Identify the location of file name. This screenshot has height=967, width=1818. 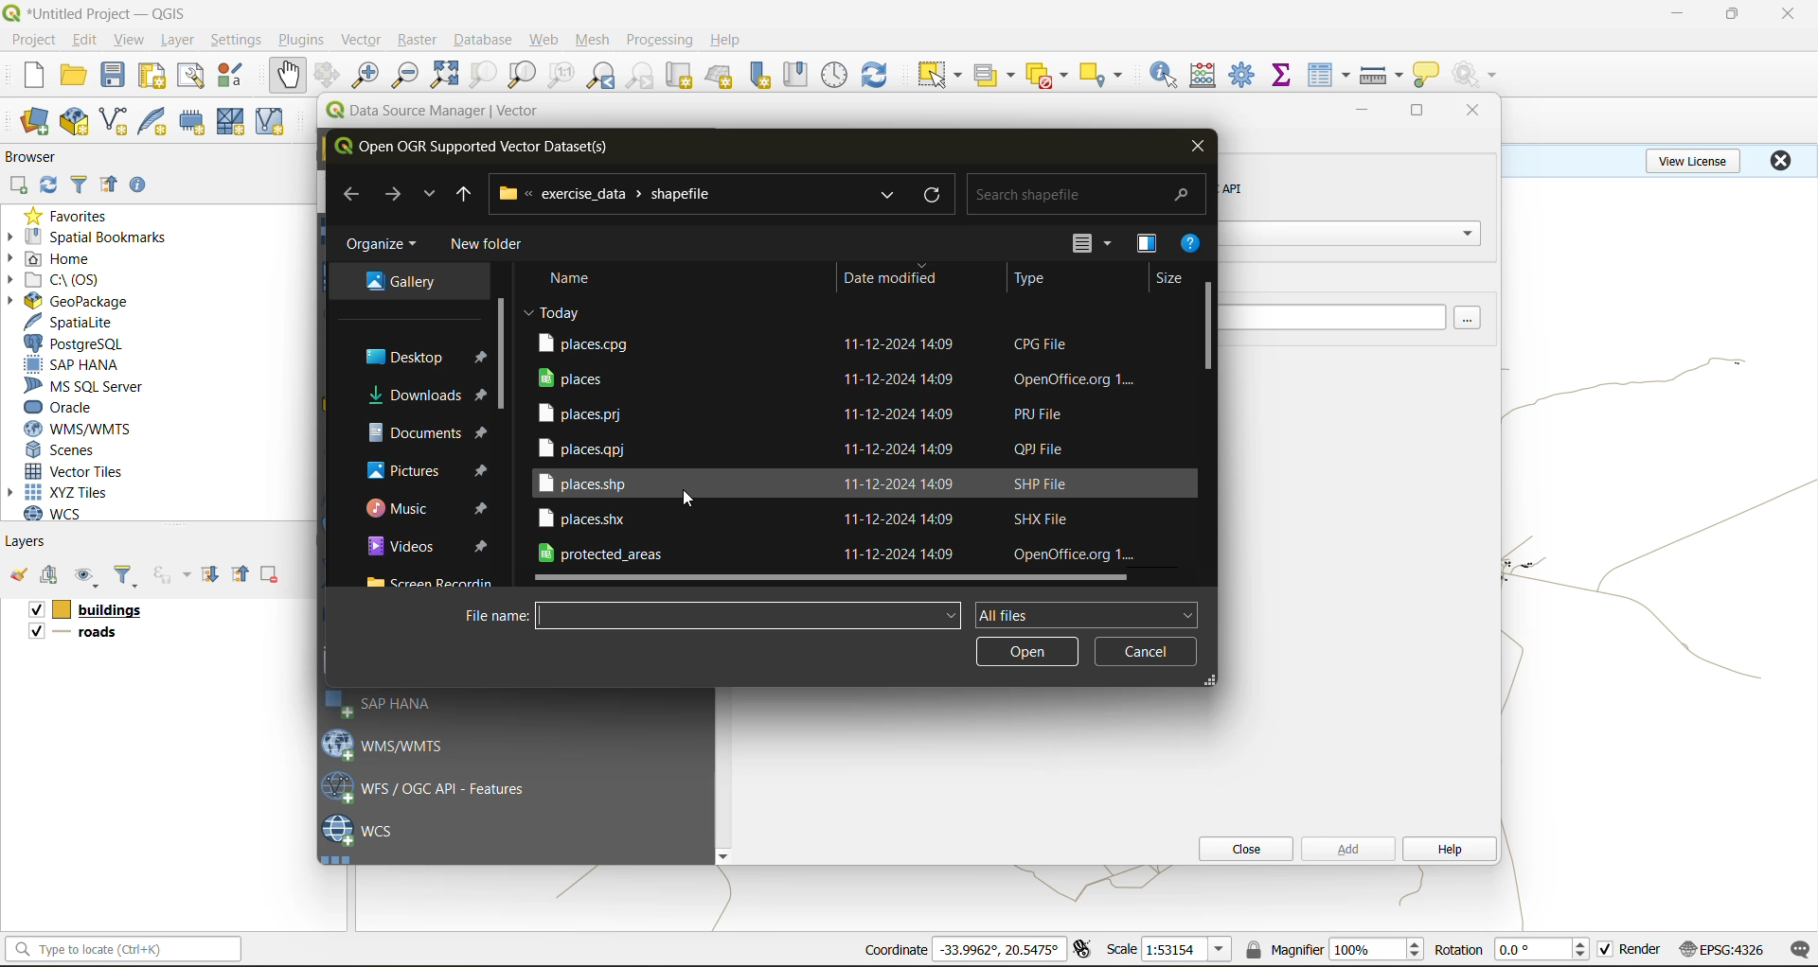
(750, 617).